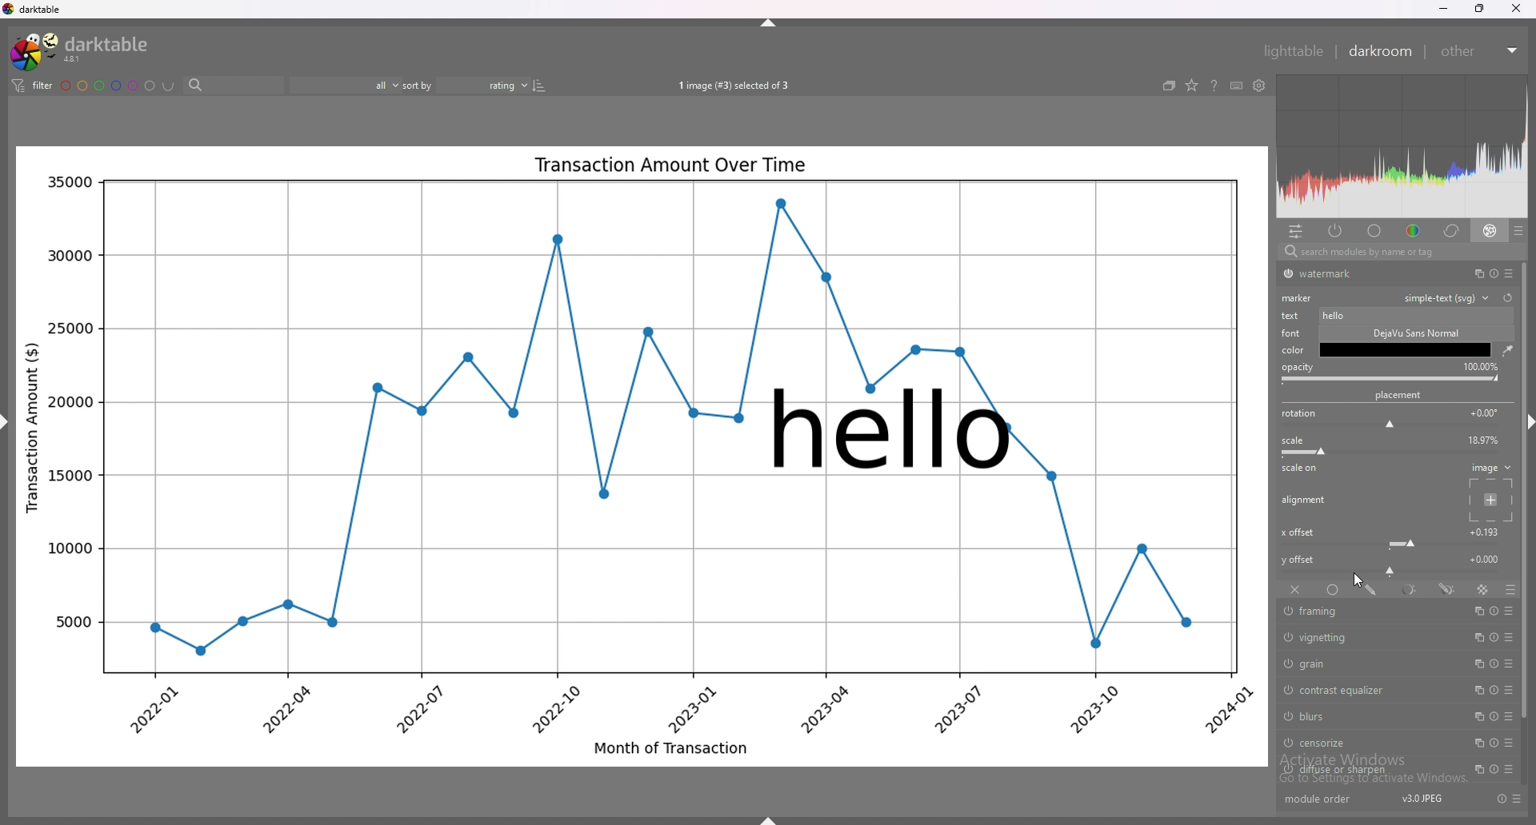 This screenshot has height=825, width=1536. What do you see at coordinates (1394, 544) in the screenshot?
I see `x offset bar` at bounding box center [1394, 544].